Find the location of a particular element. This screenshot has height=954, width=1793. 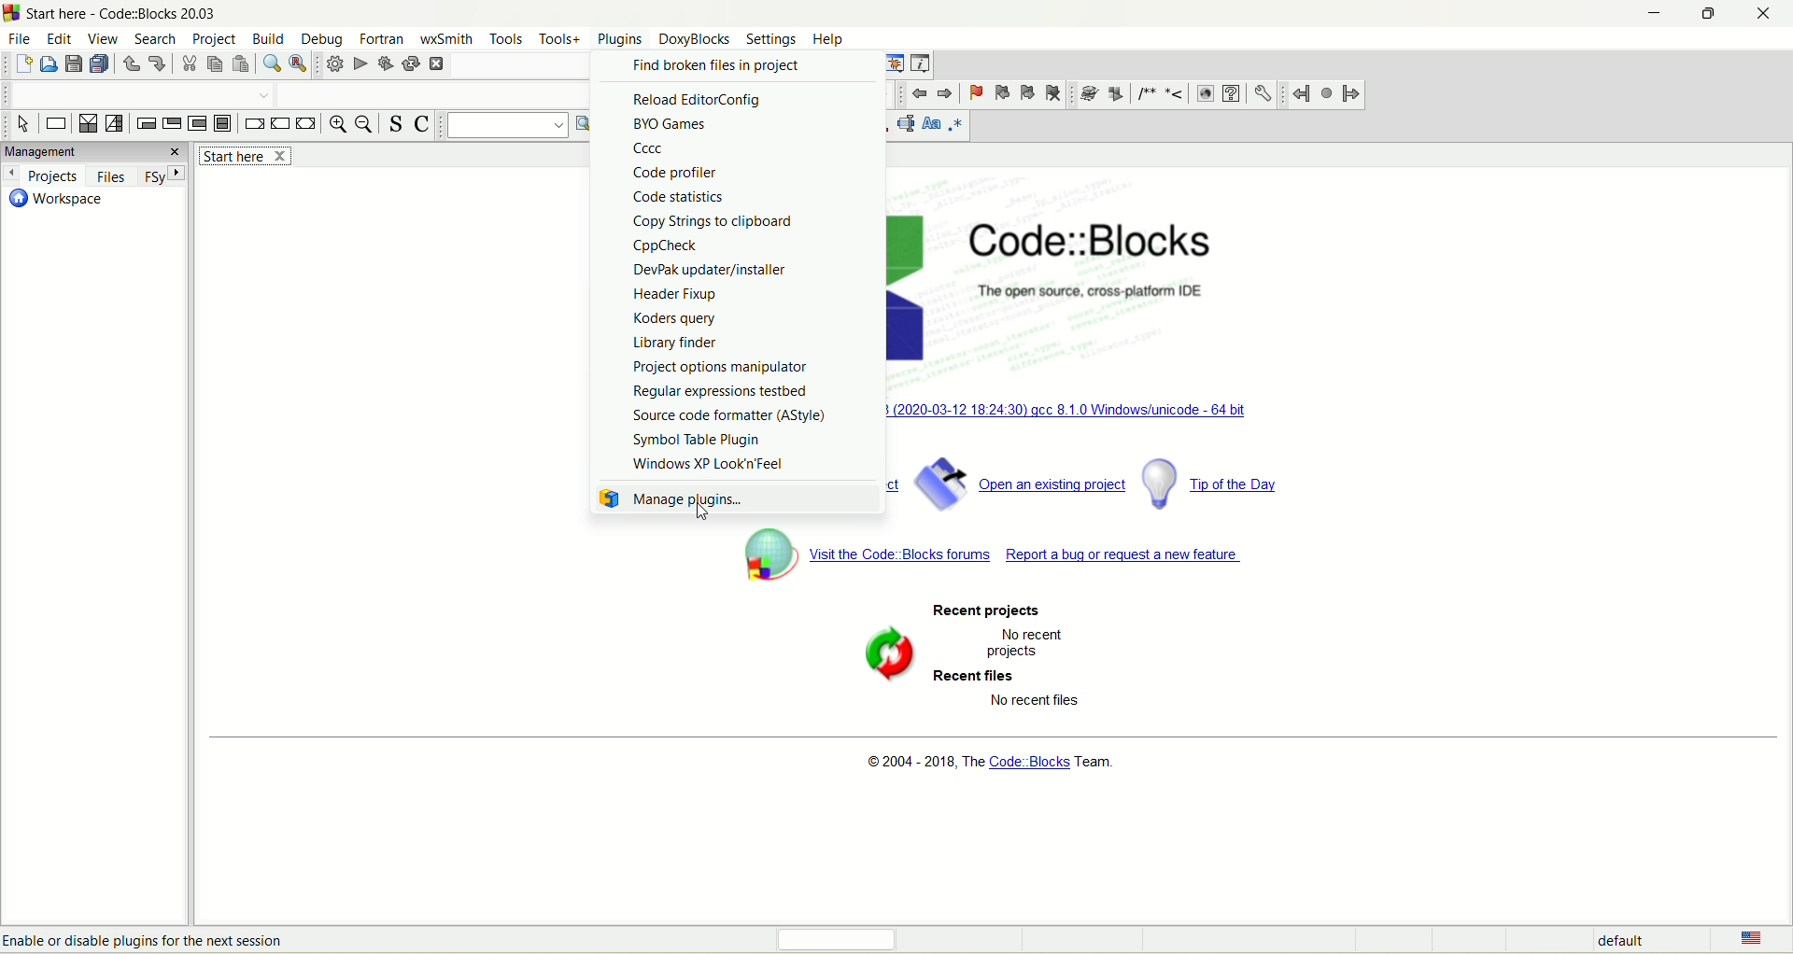

cut is located at coordinates (187, 67).